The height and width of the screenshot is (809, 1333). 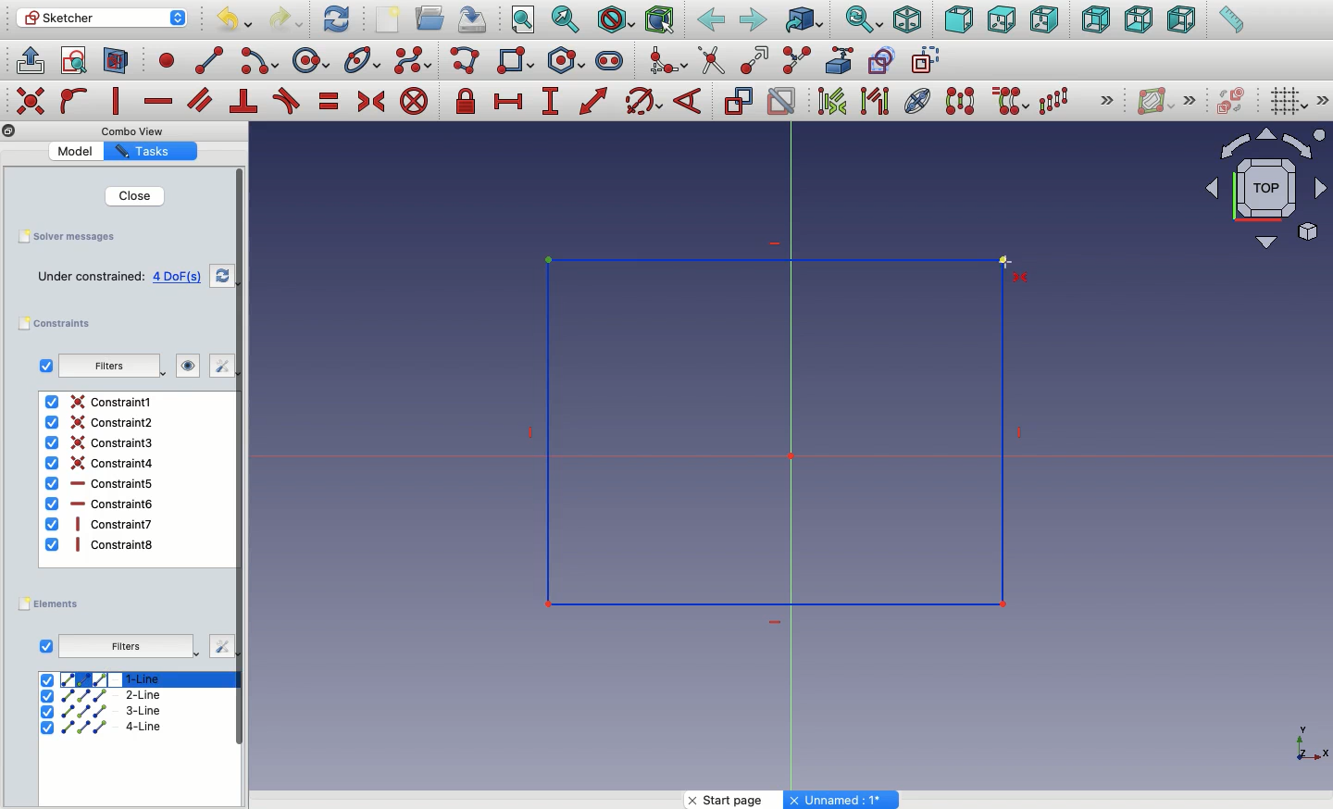 What do you see at coordinates (927, 59) in the screenshot?
I see `Toggle construction geometry` at bounding box center [927, 59].